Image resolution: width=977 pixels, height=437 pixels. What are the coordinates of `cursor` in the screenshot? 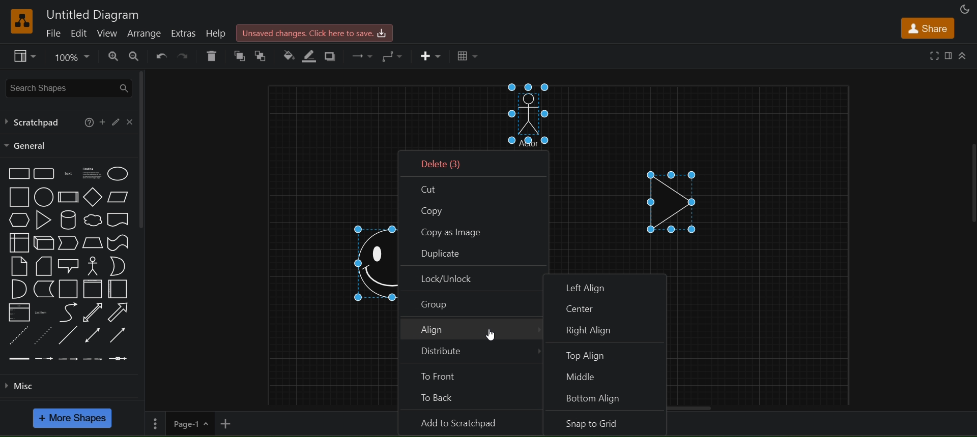 It's located at (492, 334).